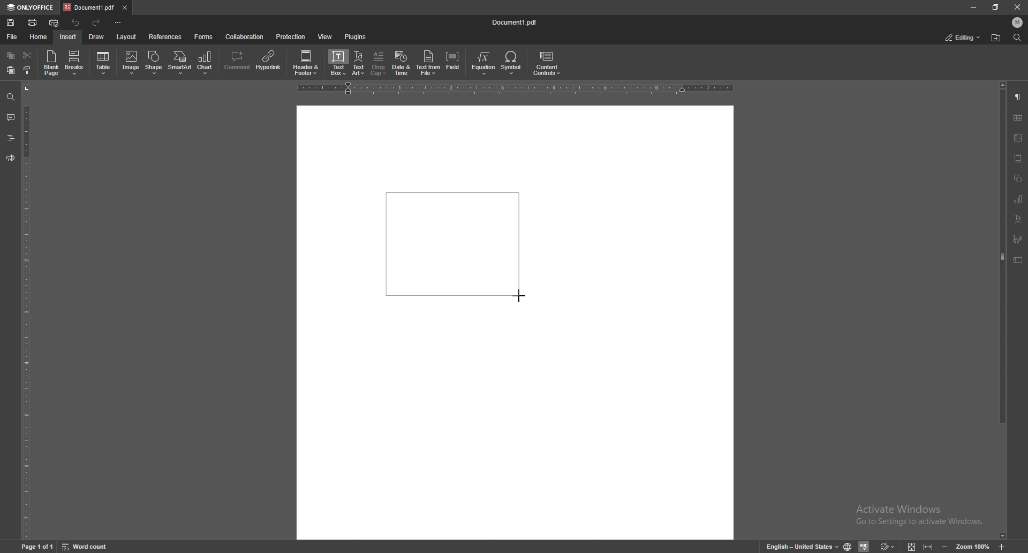 Image resolution: width=1028 pixels, height=553 pixels. I want to click on vertical scale, so click(26, 311).